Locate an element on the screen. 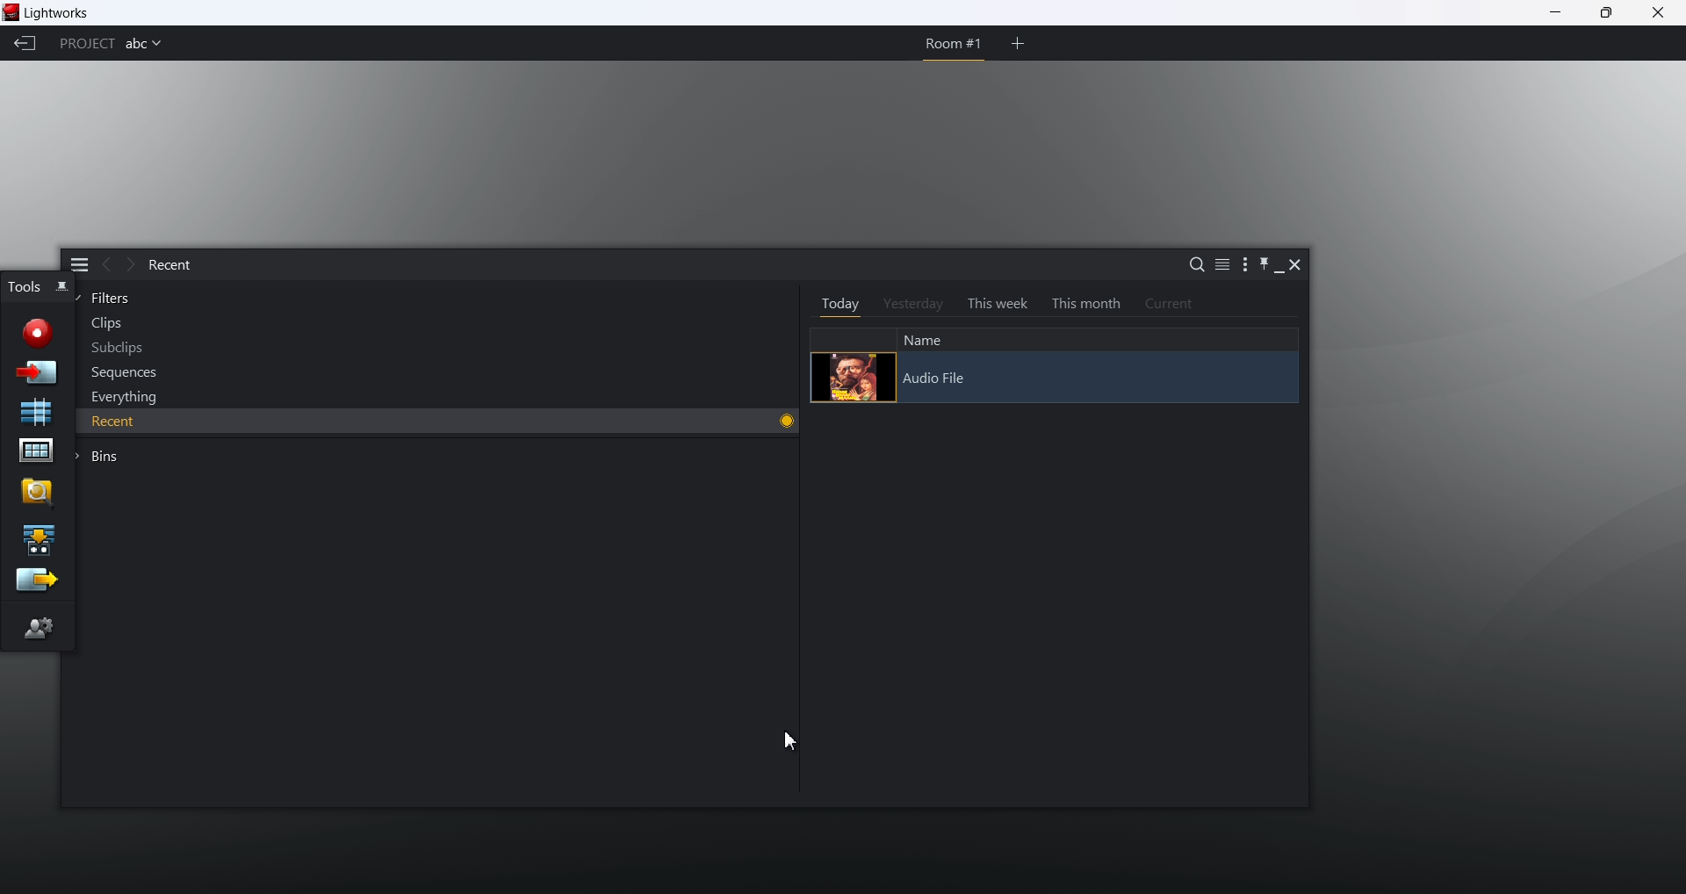 This screenshot has width=1686, height=894. room 1 is located at coordinates (949, 44).